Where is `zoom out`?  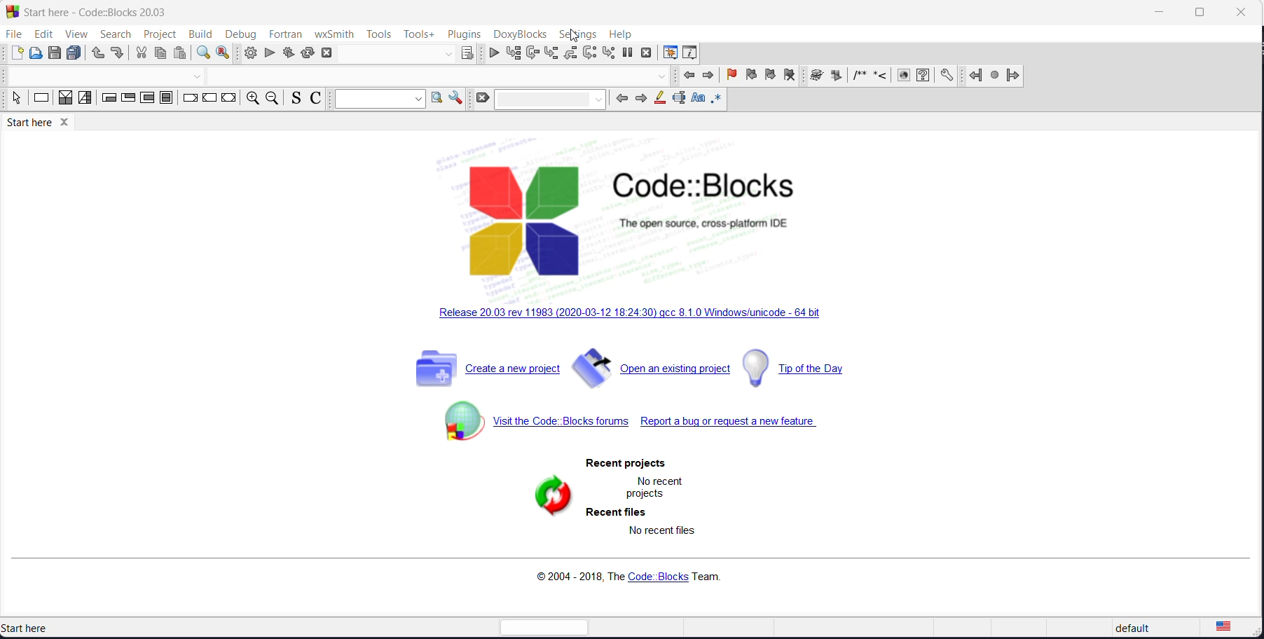 zoom out is located at coordinates (270, 99).